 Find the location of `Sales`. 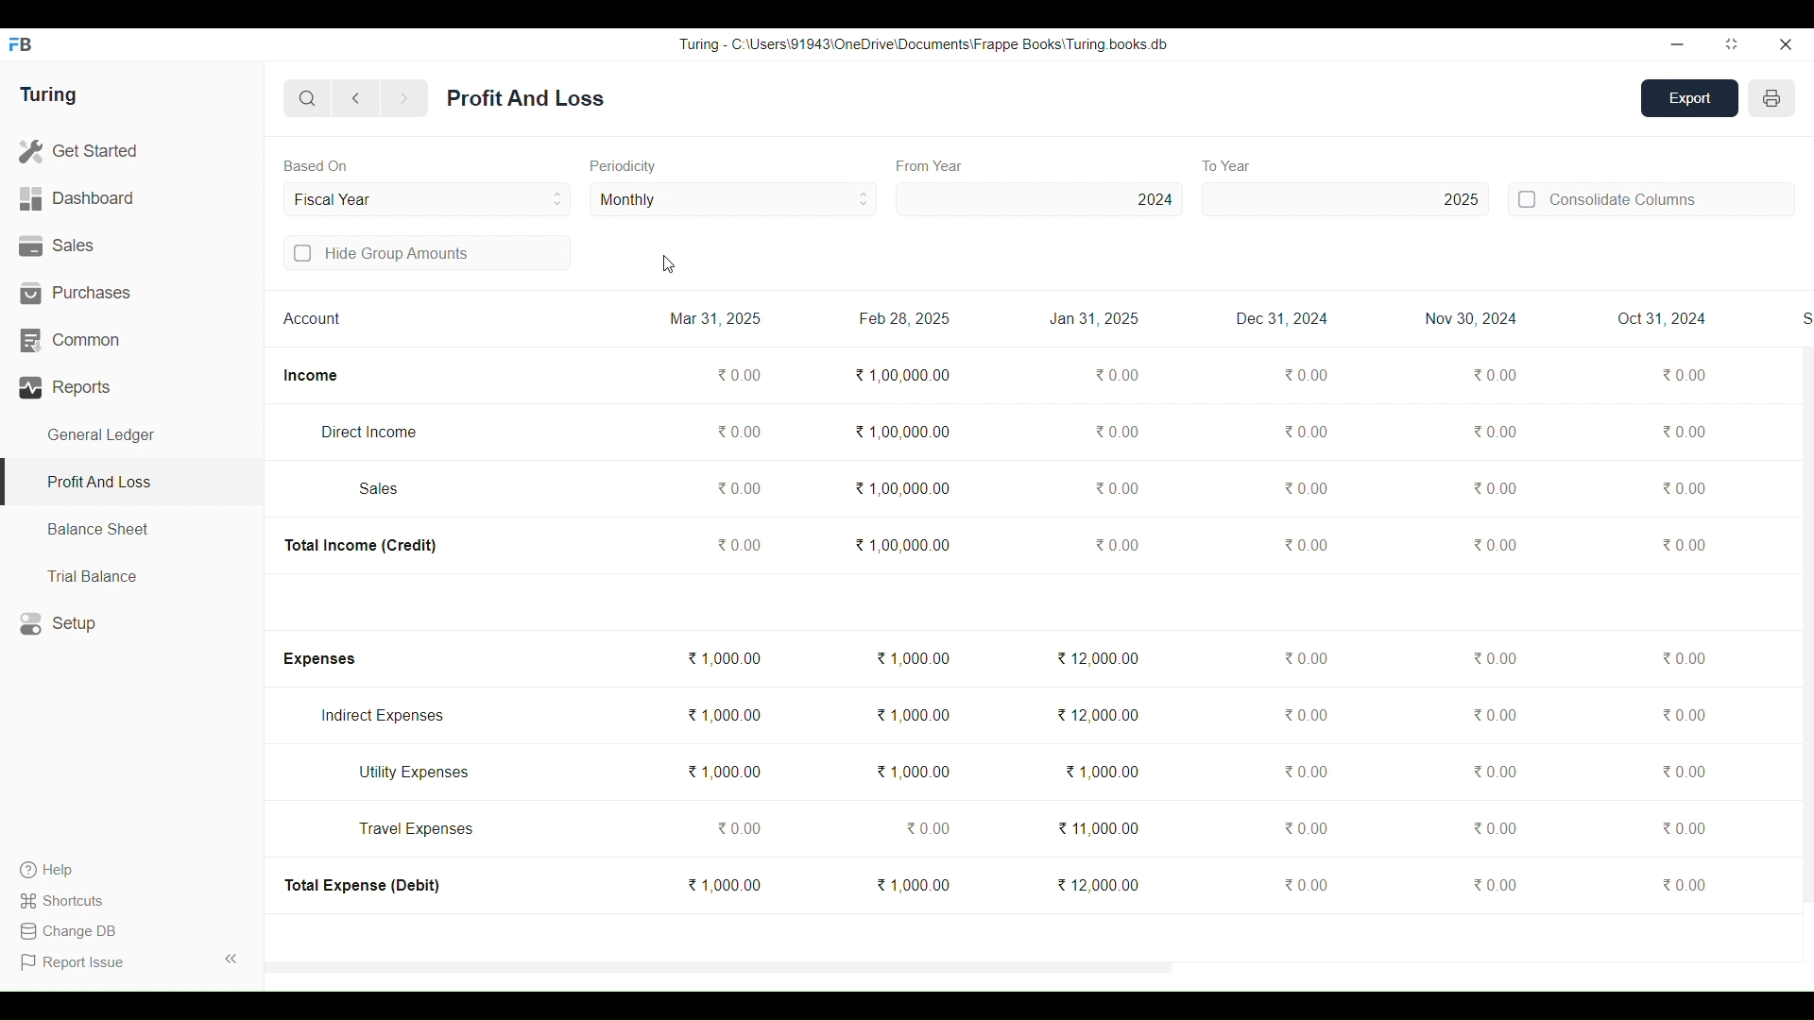

Sales is located at coordinates (380, 488).